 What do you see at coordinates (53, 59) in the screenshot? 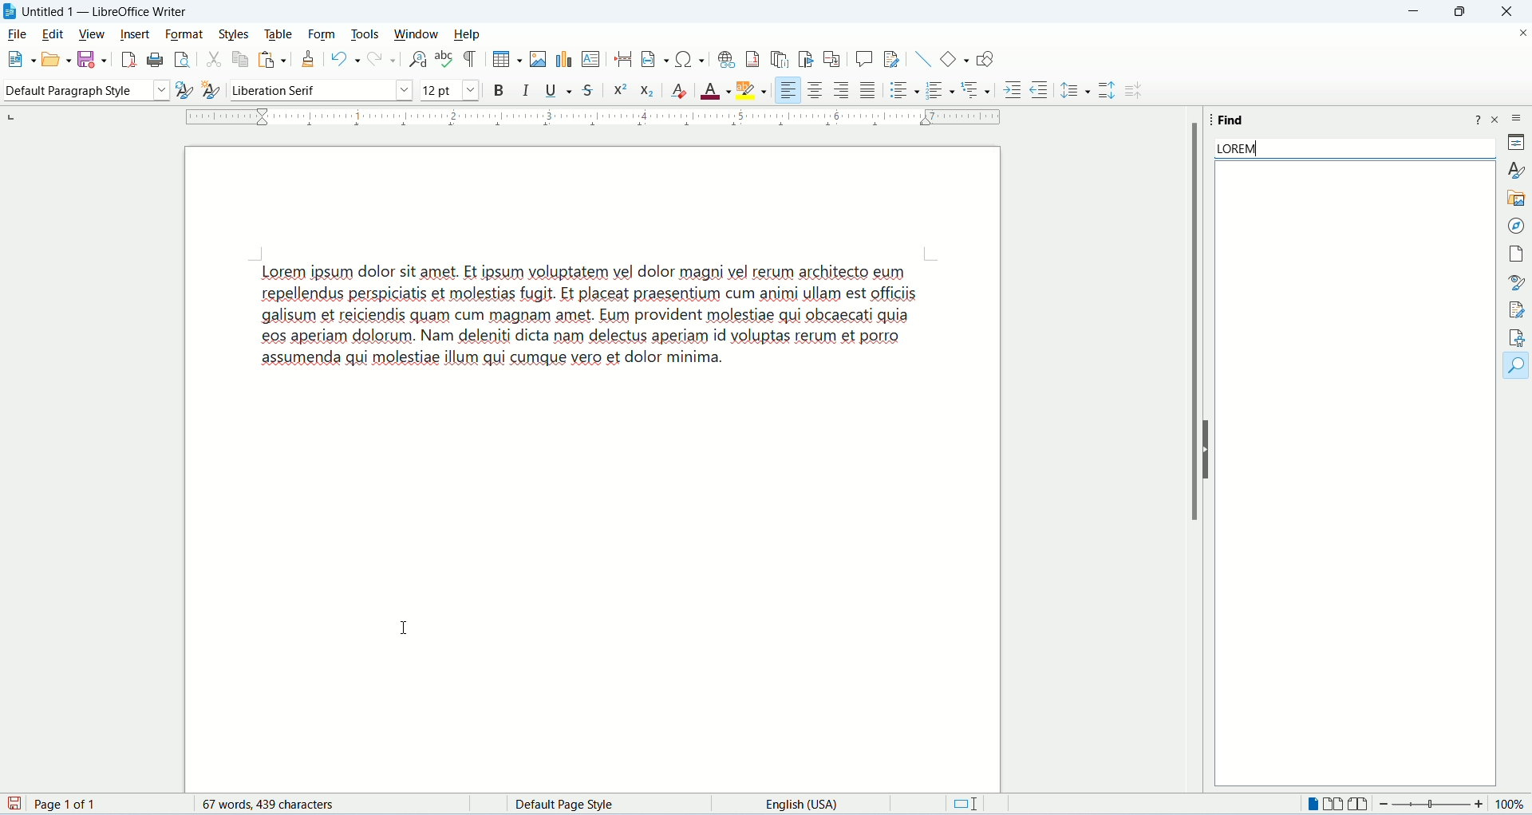
I see `open` at bounding box center [53, 59].